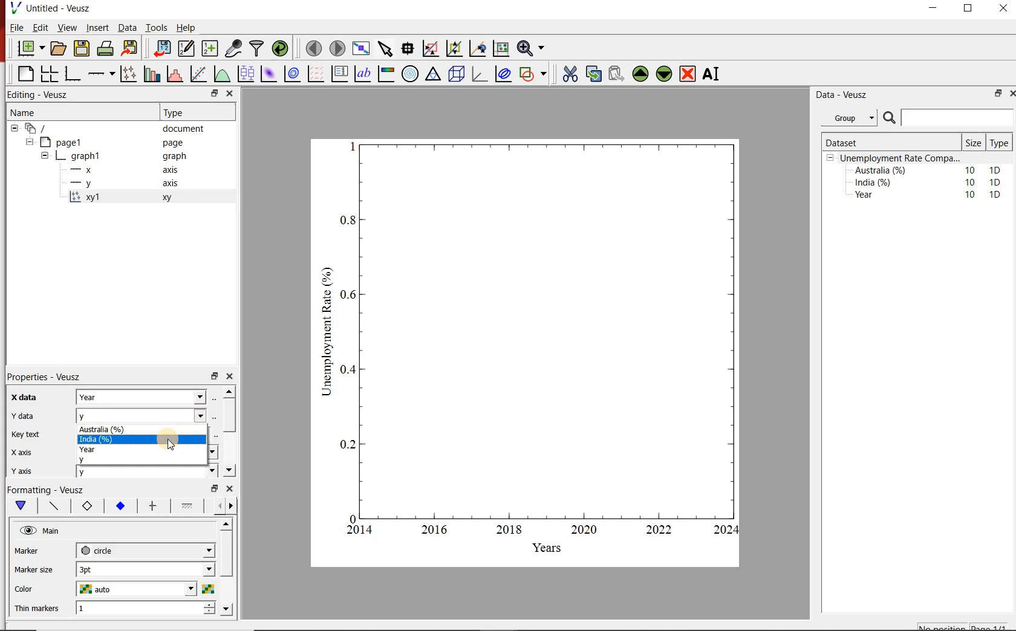 This screenshot has height=631, width=1016. Describe the element at coordinates (209, 49) in the screenshot. I see `create new datasets` at that location.